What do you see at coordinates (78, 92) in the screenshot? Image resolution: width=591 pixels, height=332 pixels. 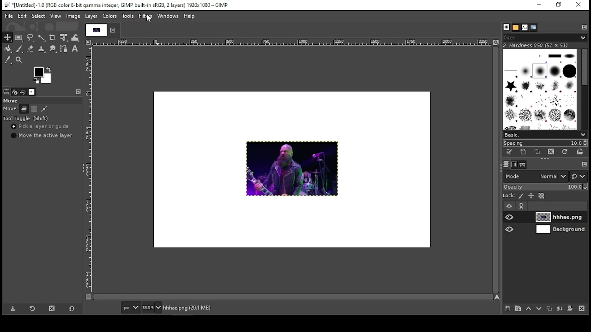 I see `To open Tab menu` at bounding box center [78, 92].